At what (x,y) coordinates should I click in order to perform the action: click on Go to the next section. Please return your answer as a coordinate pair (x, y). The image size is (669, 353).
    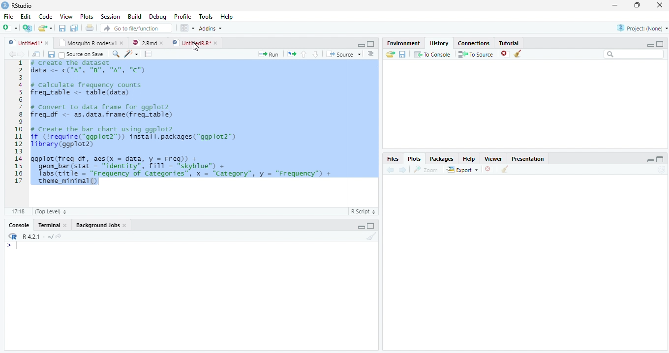
    Looking at the image, I should click on (315, 54).